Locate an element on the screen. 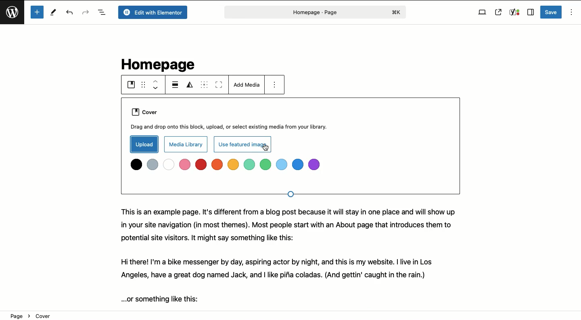 This screenshot has height=320, width=581. View page is located at coordinates (498, 12).